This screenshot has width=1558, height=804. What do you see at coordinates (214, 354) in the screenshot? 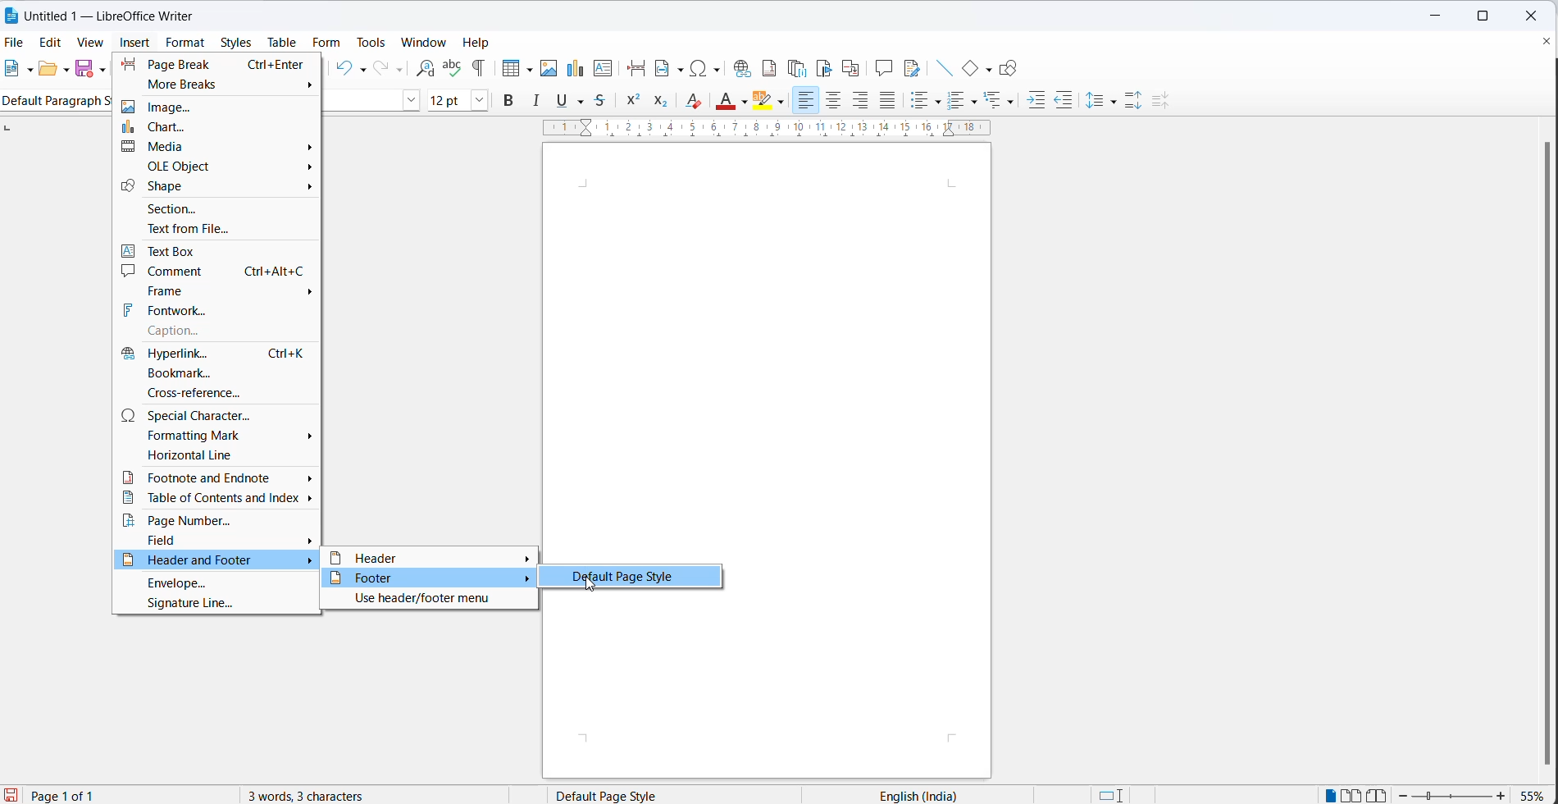
I see `hyperlink` at bounding box center [214, 354].